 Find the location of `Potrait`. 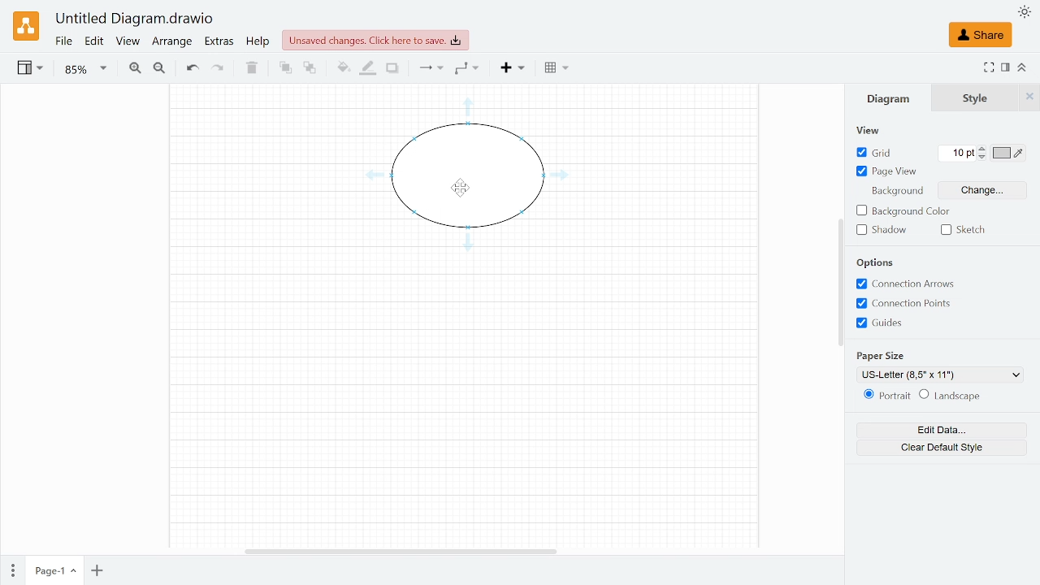

Potrait is located at coordinates (886, 395).